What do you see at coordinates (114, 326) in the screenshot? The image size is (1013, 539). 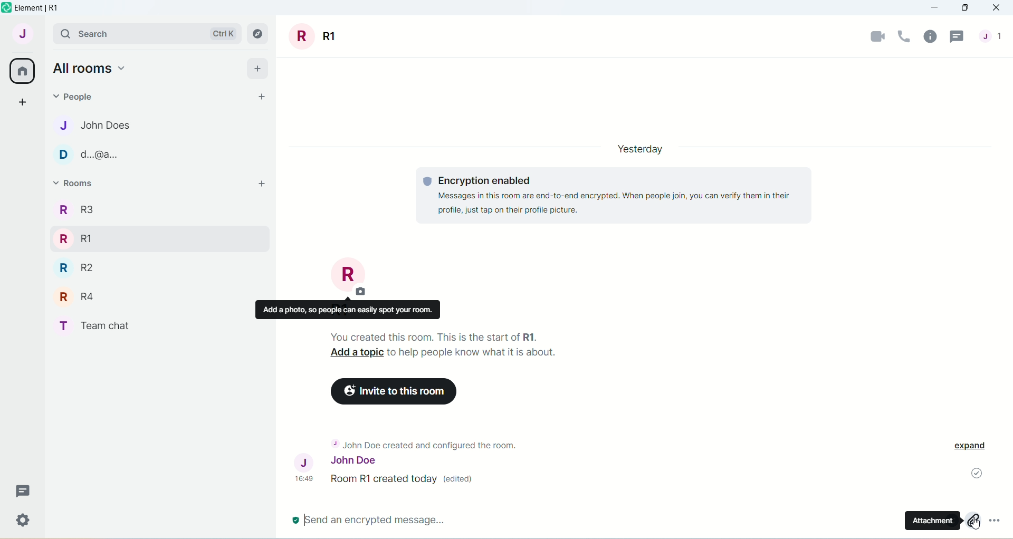 I see `T Team chat` at bounding box center [114, 326].